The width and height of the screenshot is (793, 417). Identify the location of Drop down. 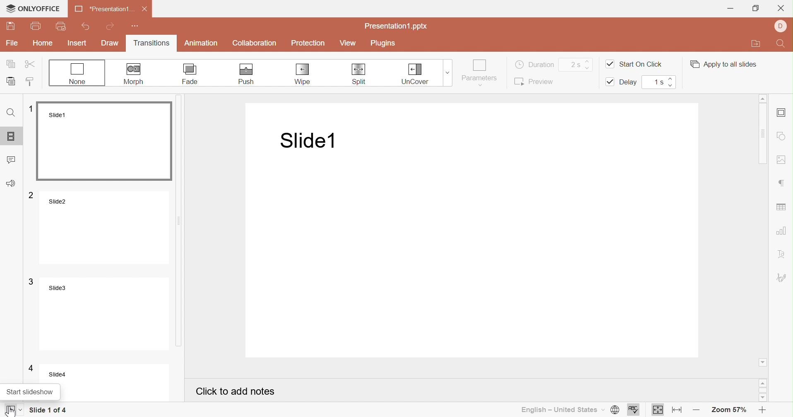
(447, 71).